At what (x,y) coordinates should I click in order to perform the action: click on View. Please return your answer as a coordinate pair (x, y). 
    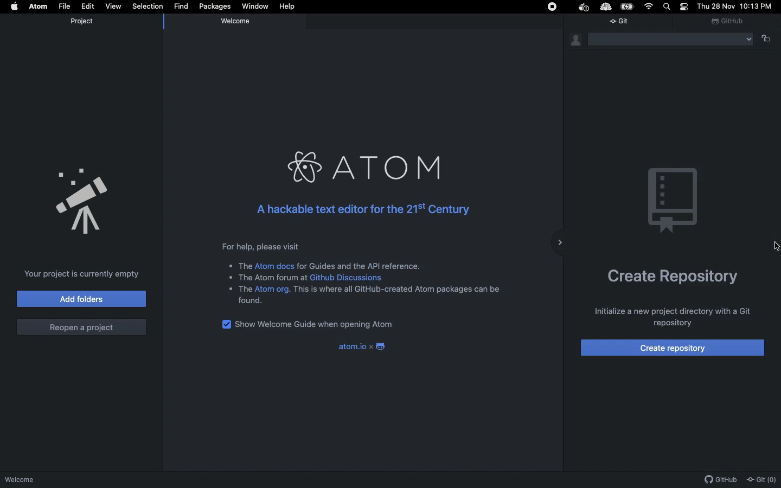
    Looking at the image, I should click on (114, 7).